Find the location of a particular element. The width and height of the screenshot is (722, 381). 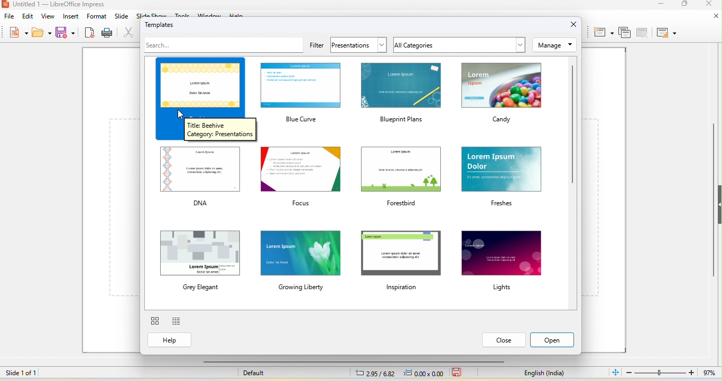

filter is located at coordinates (317, 46).